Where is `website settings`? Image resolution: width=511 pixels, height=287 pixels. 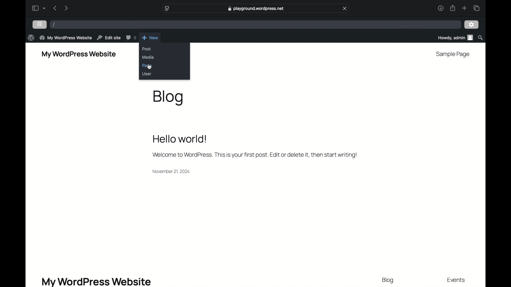
website settings is located at coordinates (166, 9).